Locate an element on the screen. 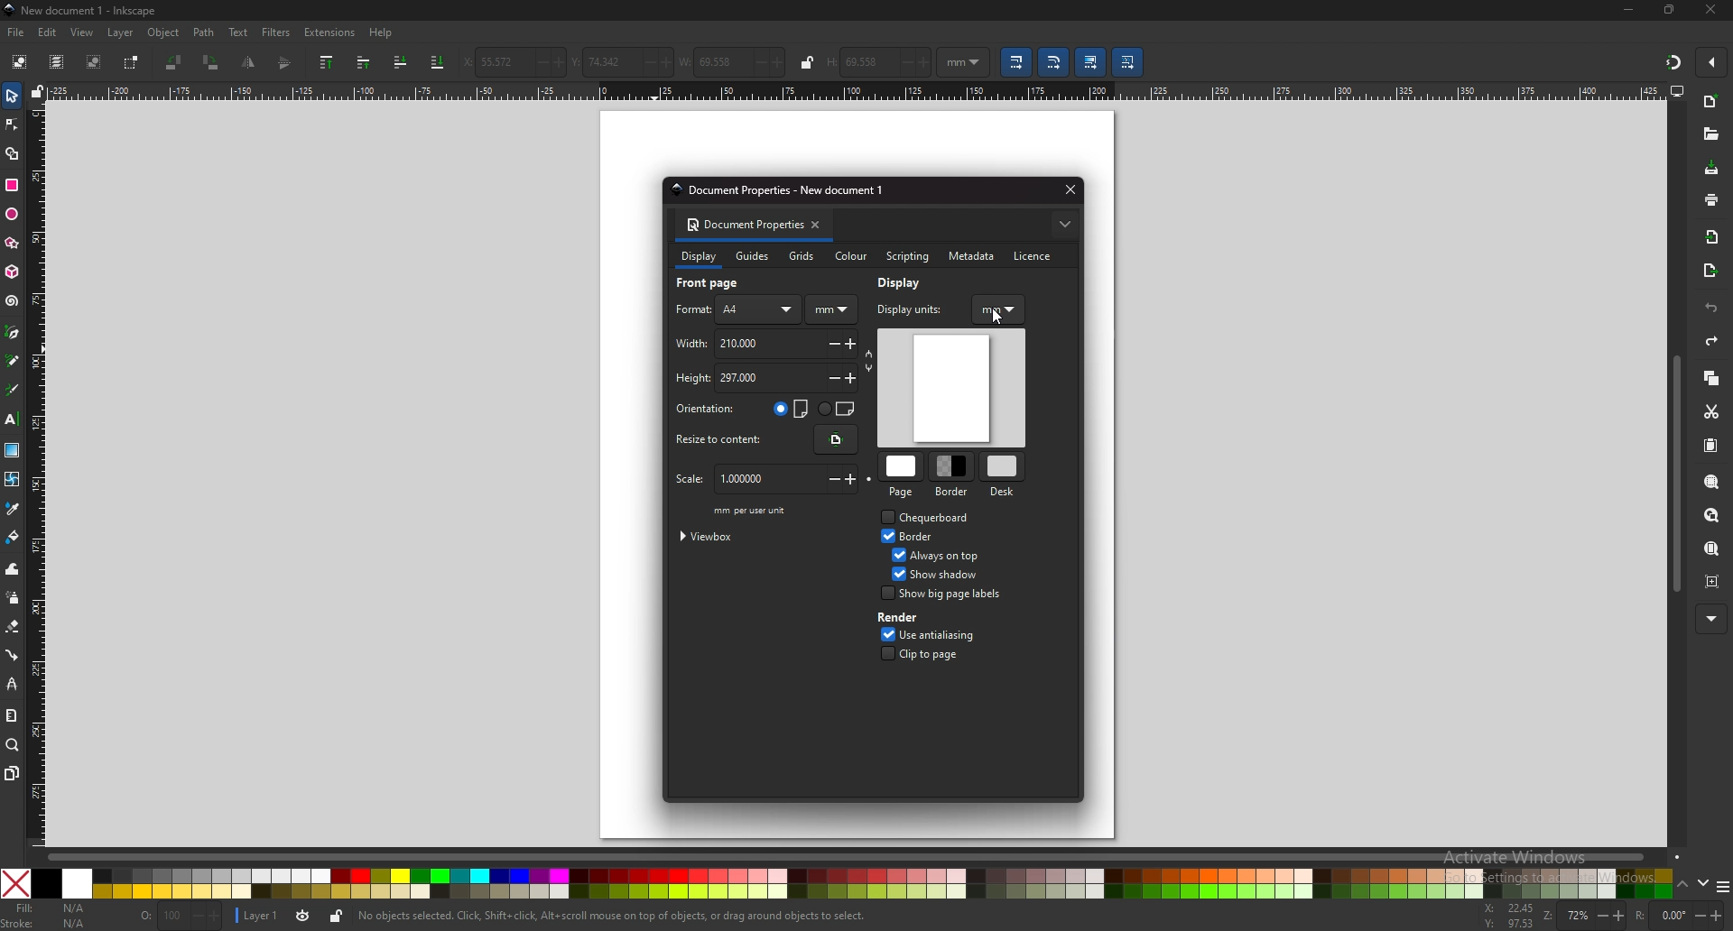 The height and width of the screenshot is (931, 1733). + is located at coordinates (854, 378).